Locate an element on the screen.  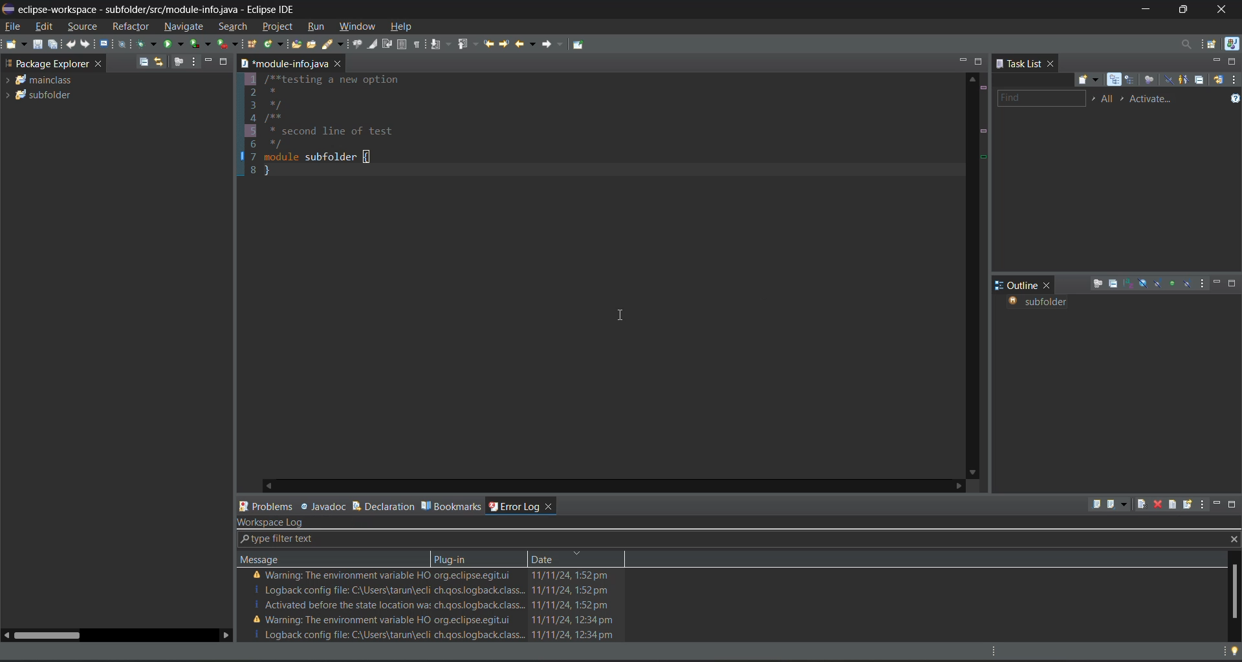
skip all breakpoints is located at coordinates (123, 45).